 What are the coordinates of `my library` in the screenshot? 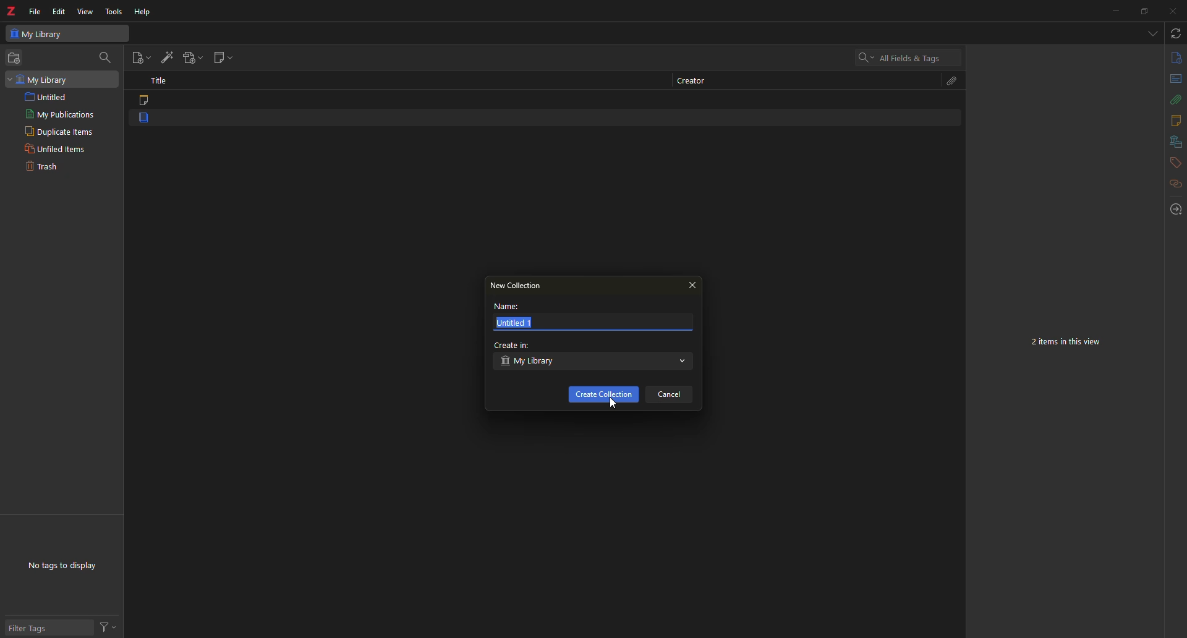 It's located at (38, 79).